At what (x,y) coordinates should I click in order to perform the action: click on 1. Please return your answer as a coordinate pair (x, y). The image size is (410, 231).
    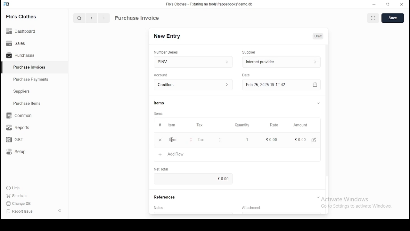
    Looking at the image, I should click on (248, 140).